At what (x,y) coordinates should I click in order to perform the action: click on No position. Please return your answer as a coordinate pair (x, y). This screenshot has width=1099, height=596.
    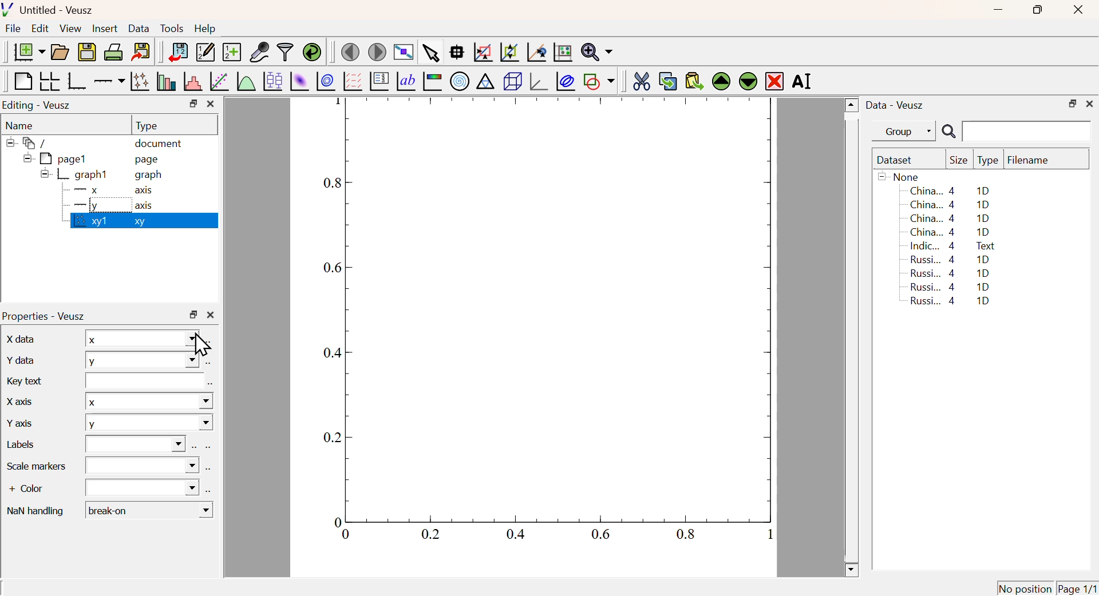
    Looking at the image, I should click on (1025, 587).